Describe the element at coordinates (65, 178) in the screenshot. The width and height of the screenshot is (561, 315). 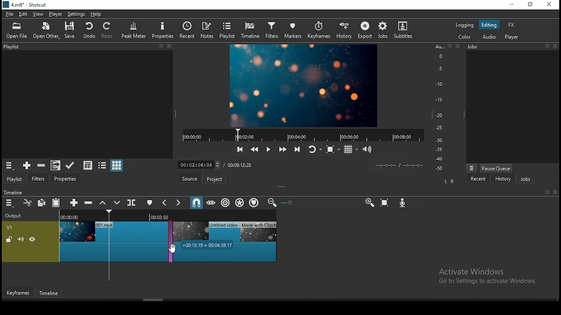
I see `properties` at that location.